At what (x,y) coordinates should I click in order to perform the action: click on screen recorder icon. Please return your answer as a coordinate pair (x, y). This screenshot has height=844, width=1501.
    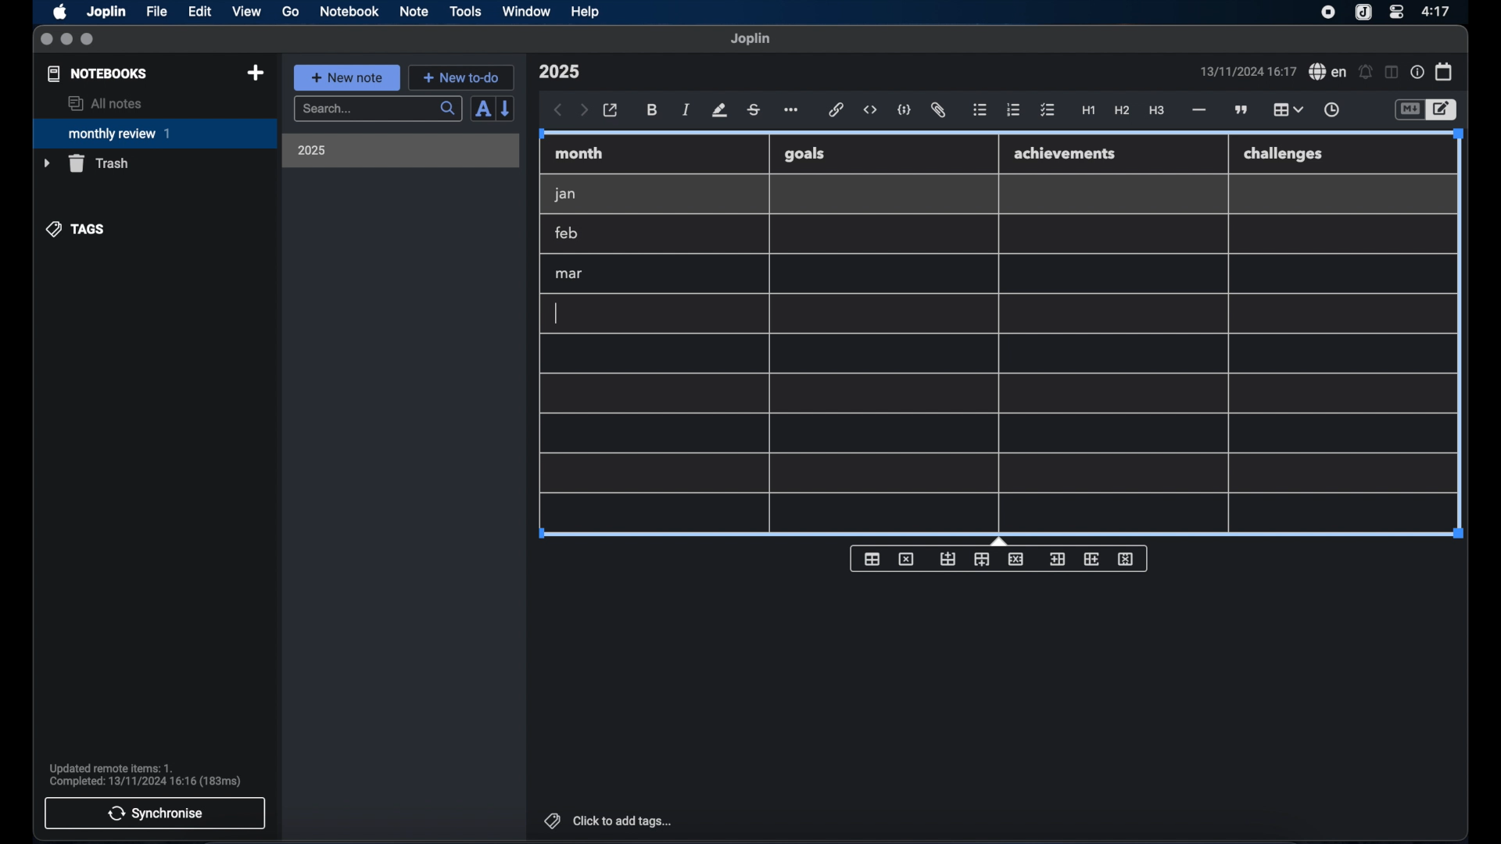
    Looking at the image, I should click on (1328, 13).